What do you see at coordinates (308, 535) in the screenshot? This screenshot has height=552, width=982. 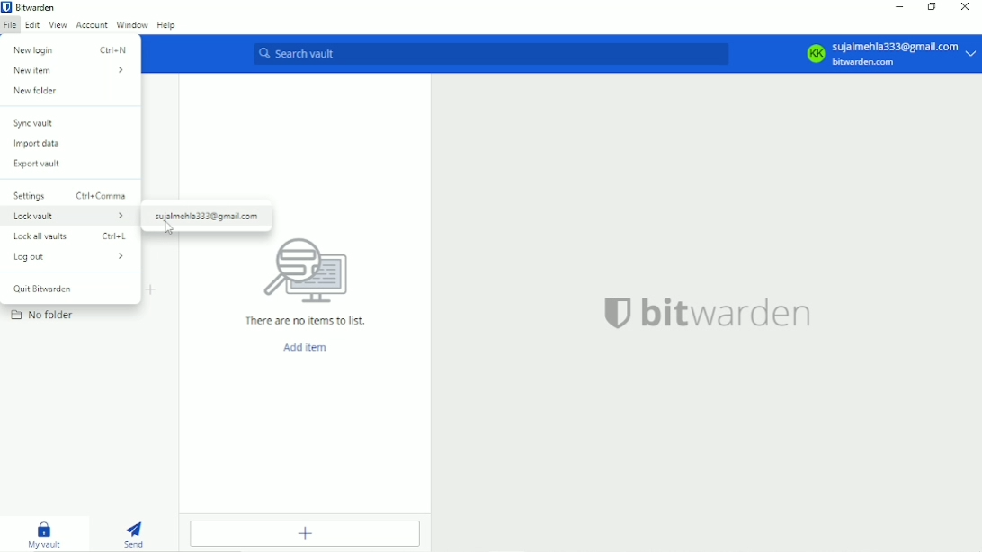 I see `Add item` at bounding box center [308, 535].